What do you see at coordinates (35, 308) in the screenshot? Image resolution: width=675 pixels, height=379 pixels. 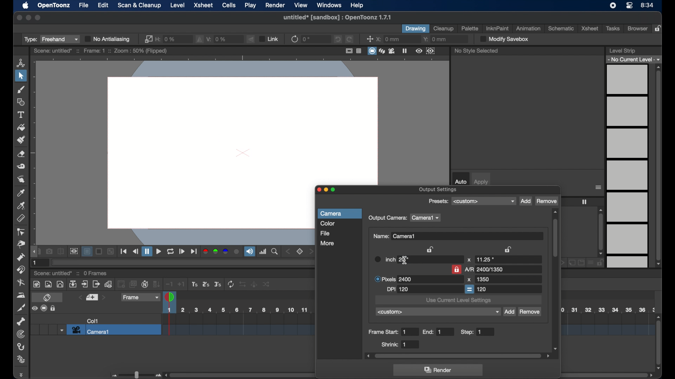 I see `` at bounding box center [35, 308].